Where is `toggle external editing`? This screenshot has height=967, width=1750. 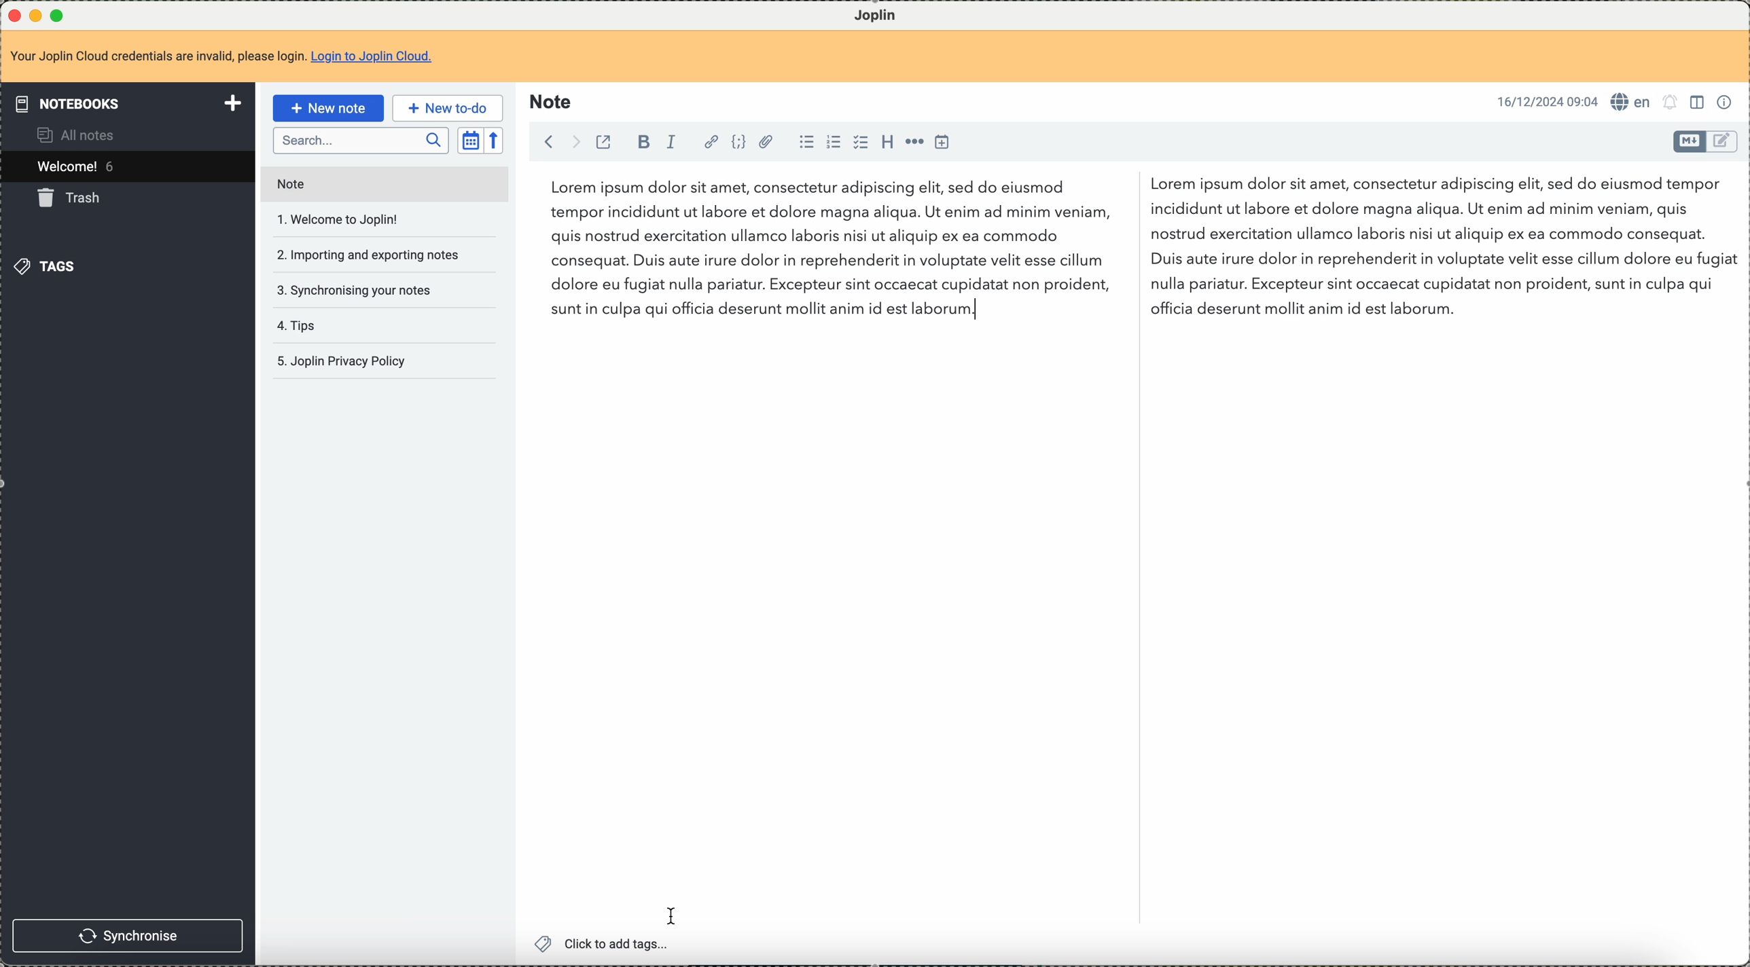
toggle external editing is located at coordinates (603, 143).